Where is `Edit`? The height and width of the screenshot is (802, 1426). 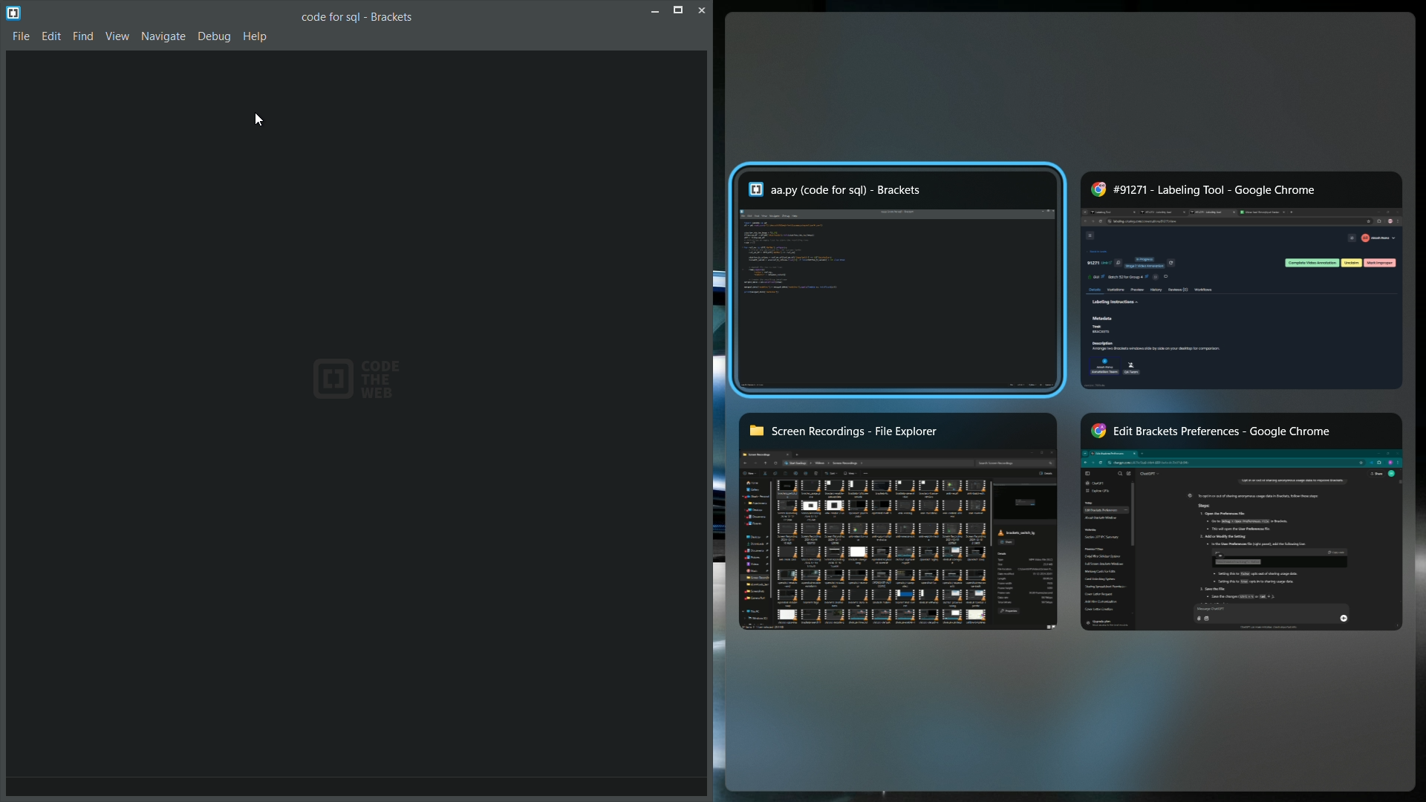
Edit is located at coordinates (52, 36).